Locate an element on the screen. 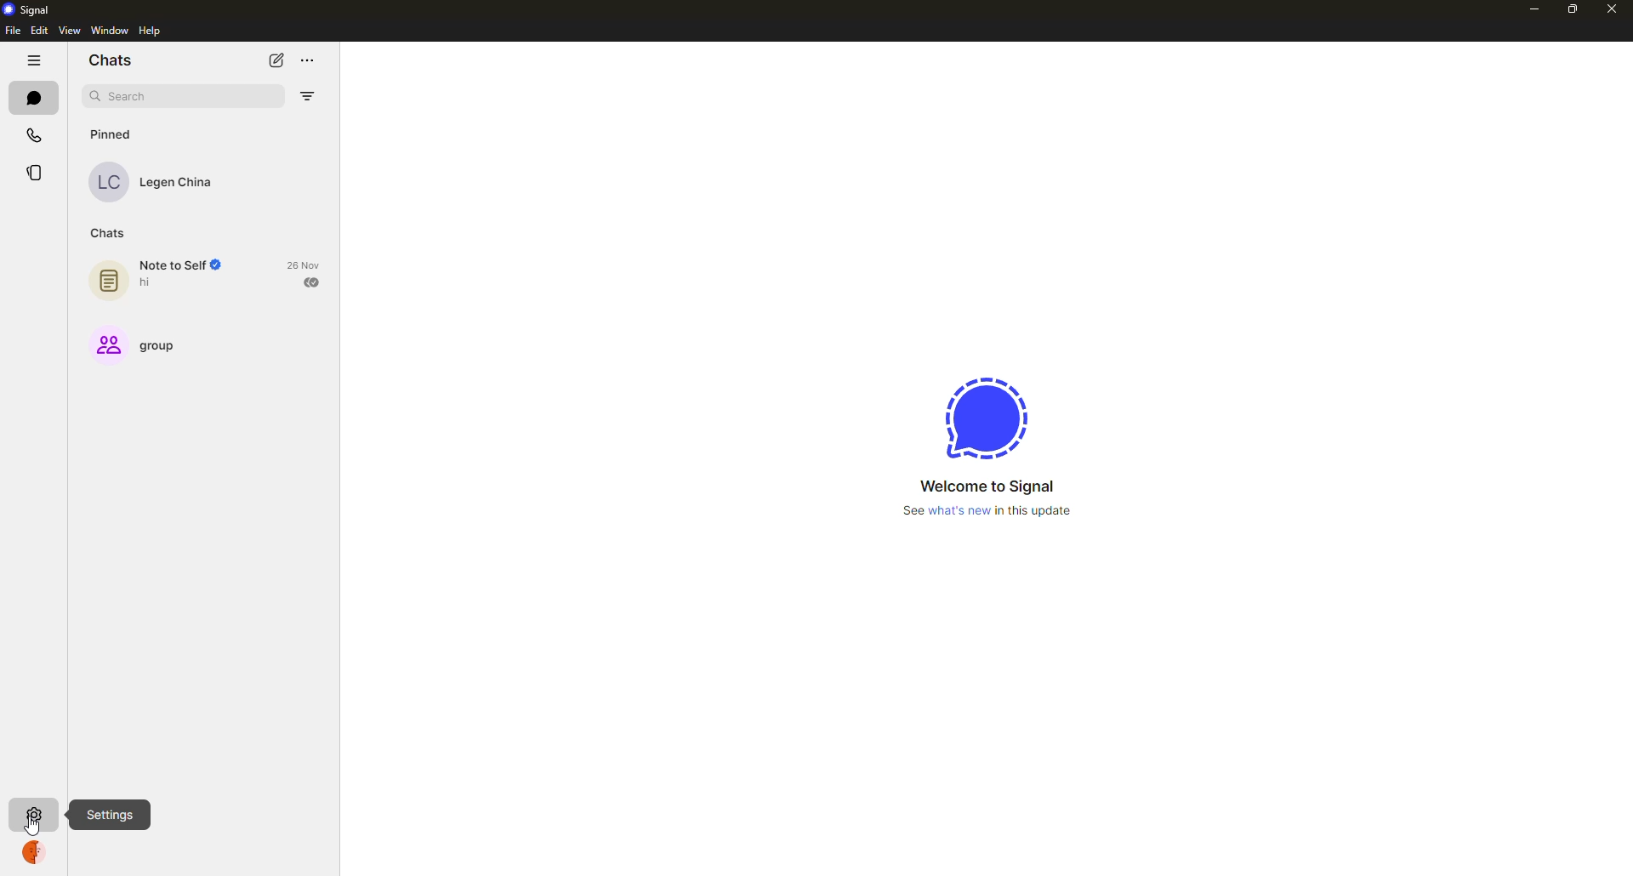 The width and height of the screenshot is (1633, 876). window is located at coordinates (110, 32).